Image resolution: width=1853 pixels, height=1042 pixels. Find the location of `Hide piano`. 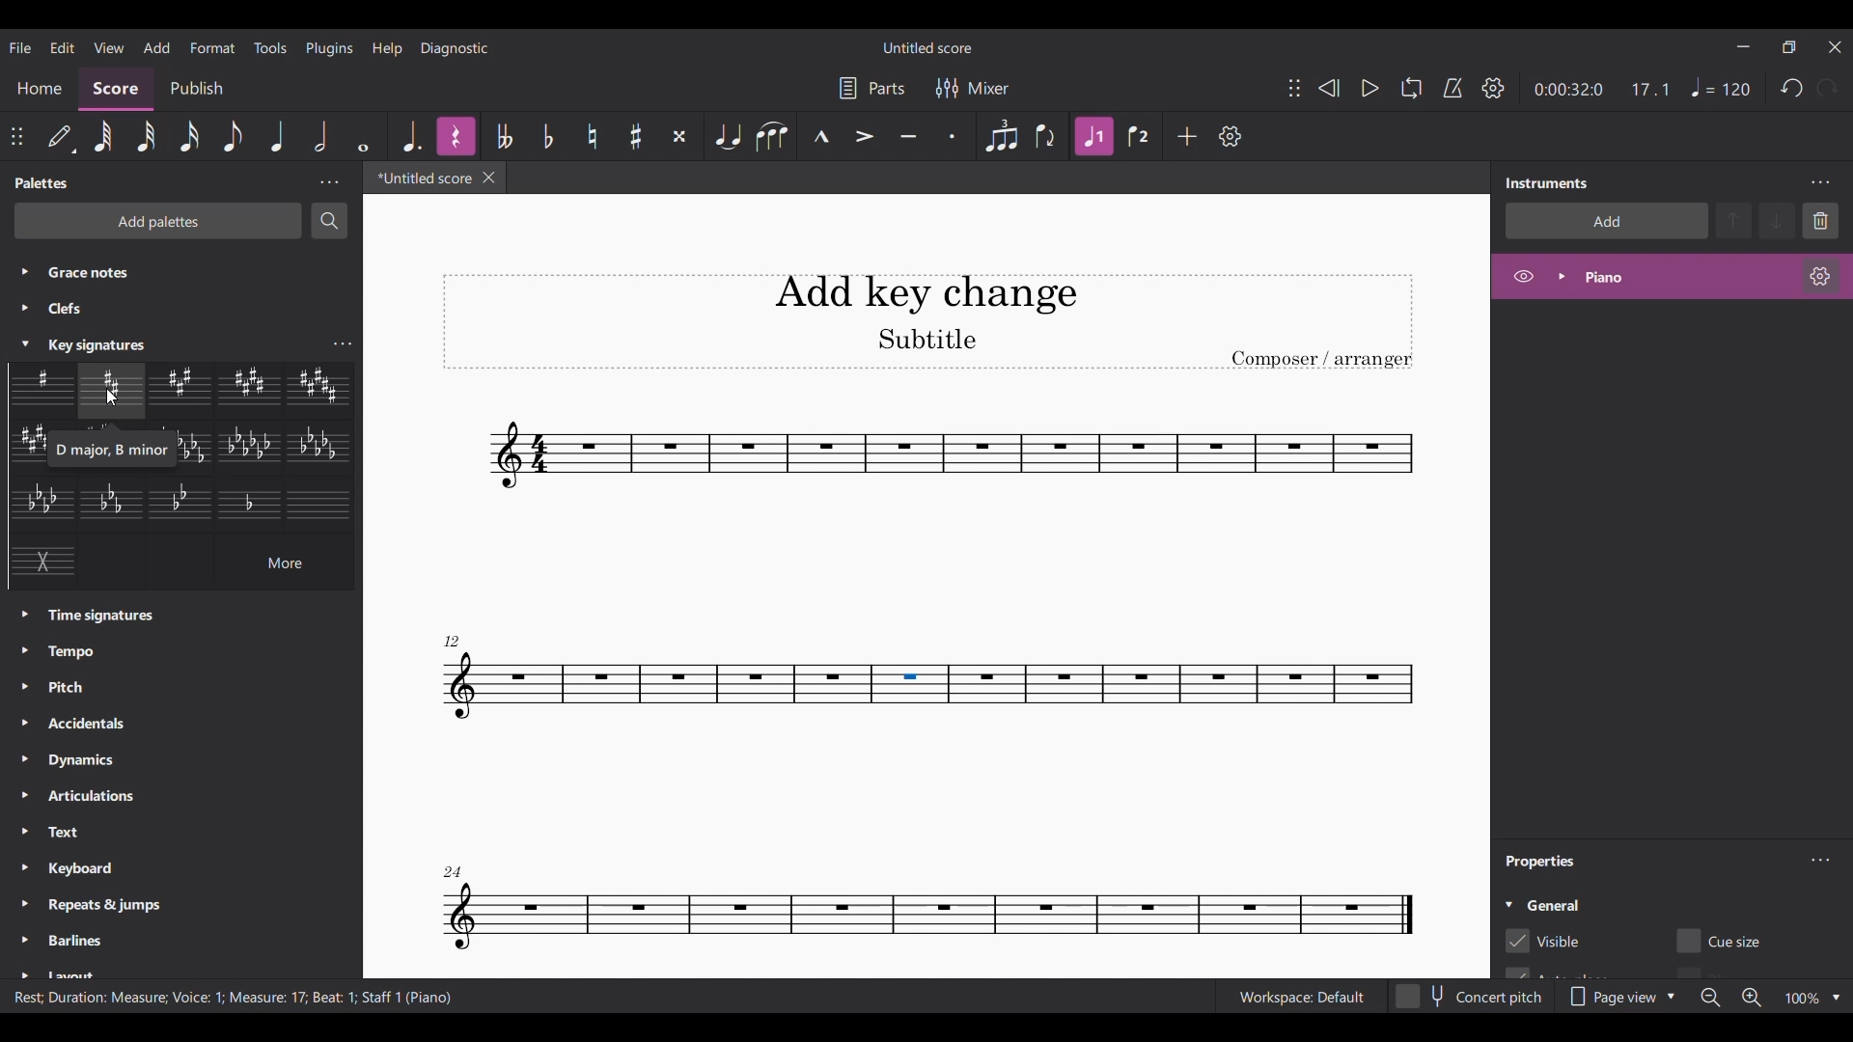

Hide piano is located at coordinates (1523, 276).